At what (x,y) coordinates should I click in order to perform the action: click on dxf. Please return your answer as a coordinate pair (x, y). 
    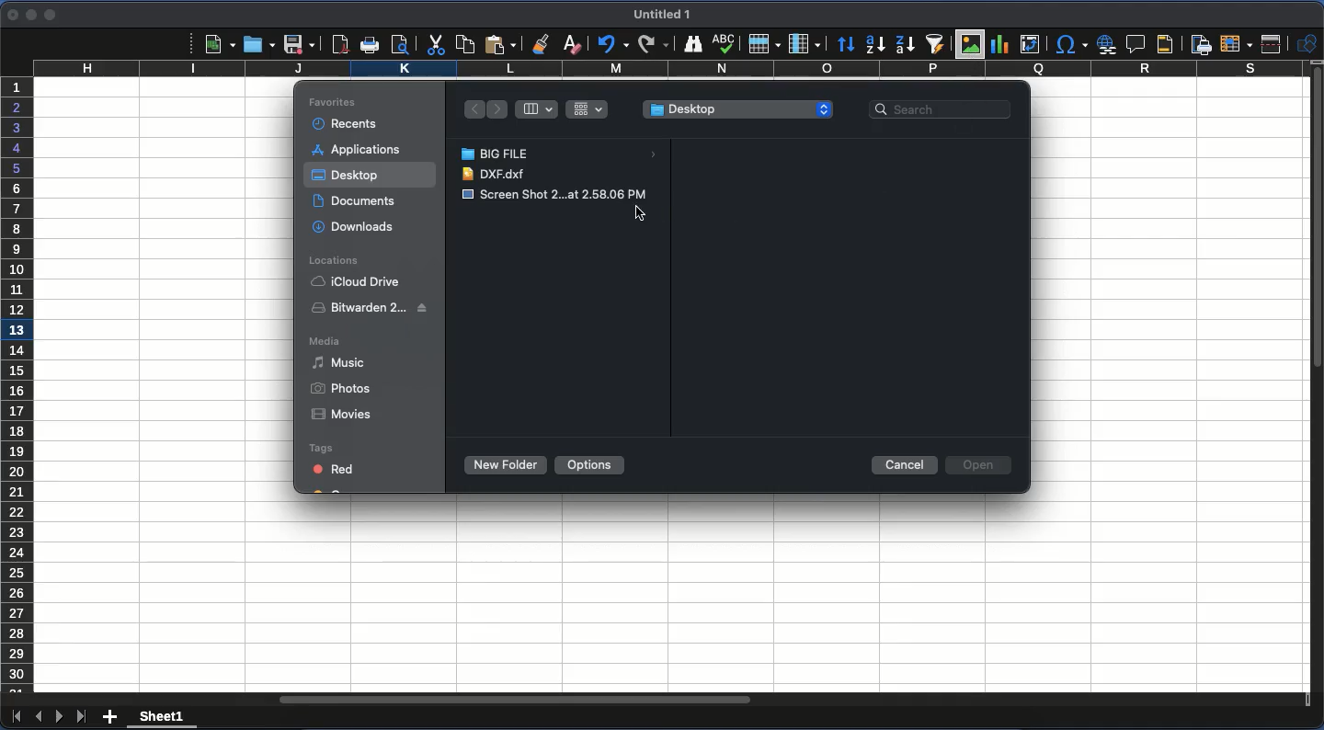
    Looking at the image, I should click on (497, 175).